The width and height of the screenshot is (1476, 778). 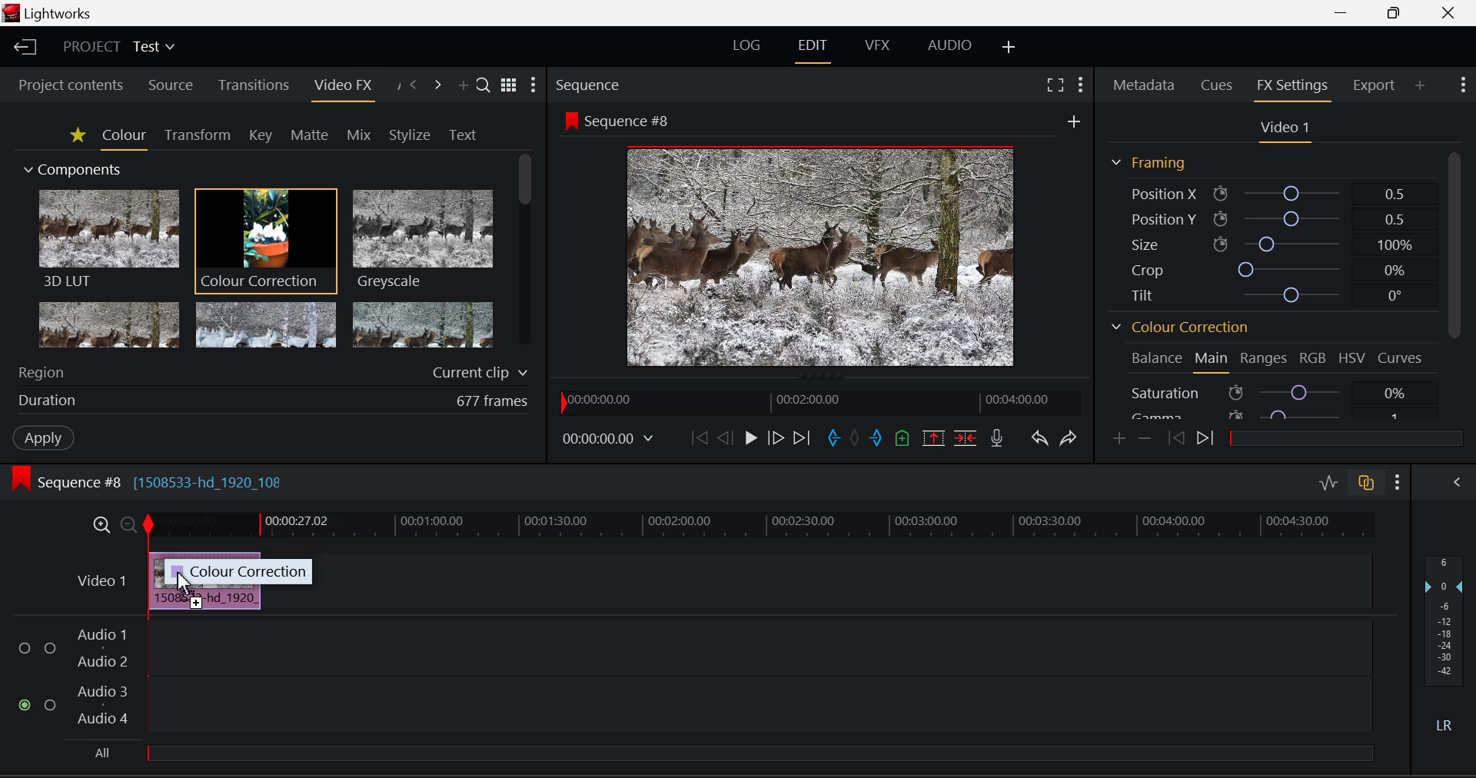 I want to click on Matte, so click(x=310, y=135).